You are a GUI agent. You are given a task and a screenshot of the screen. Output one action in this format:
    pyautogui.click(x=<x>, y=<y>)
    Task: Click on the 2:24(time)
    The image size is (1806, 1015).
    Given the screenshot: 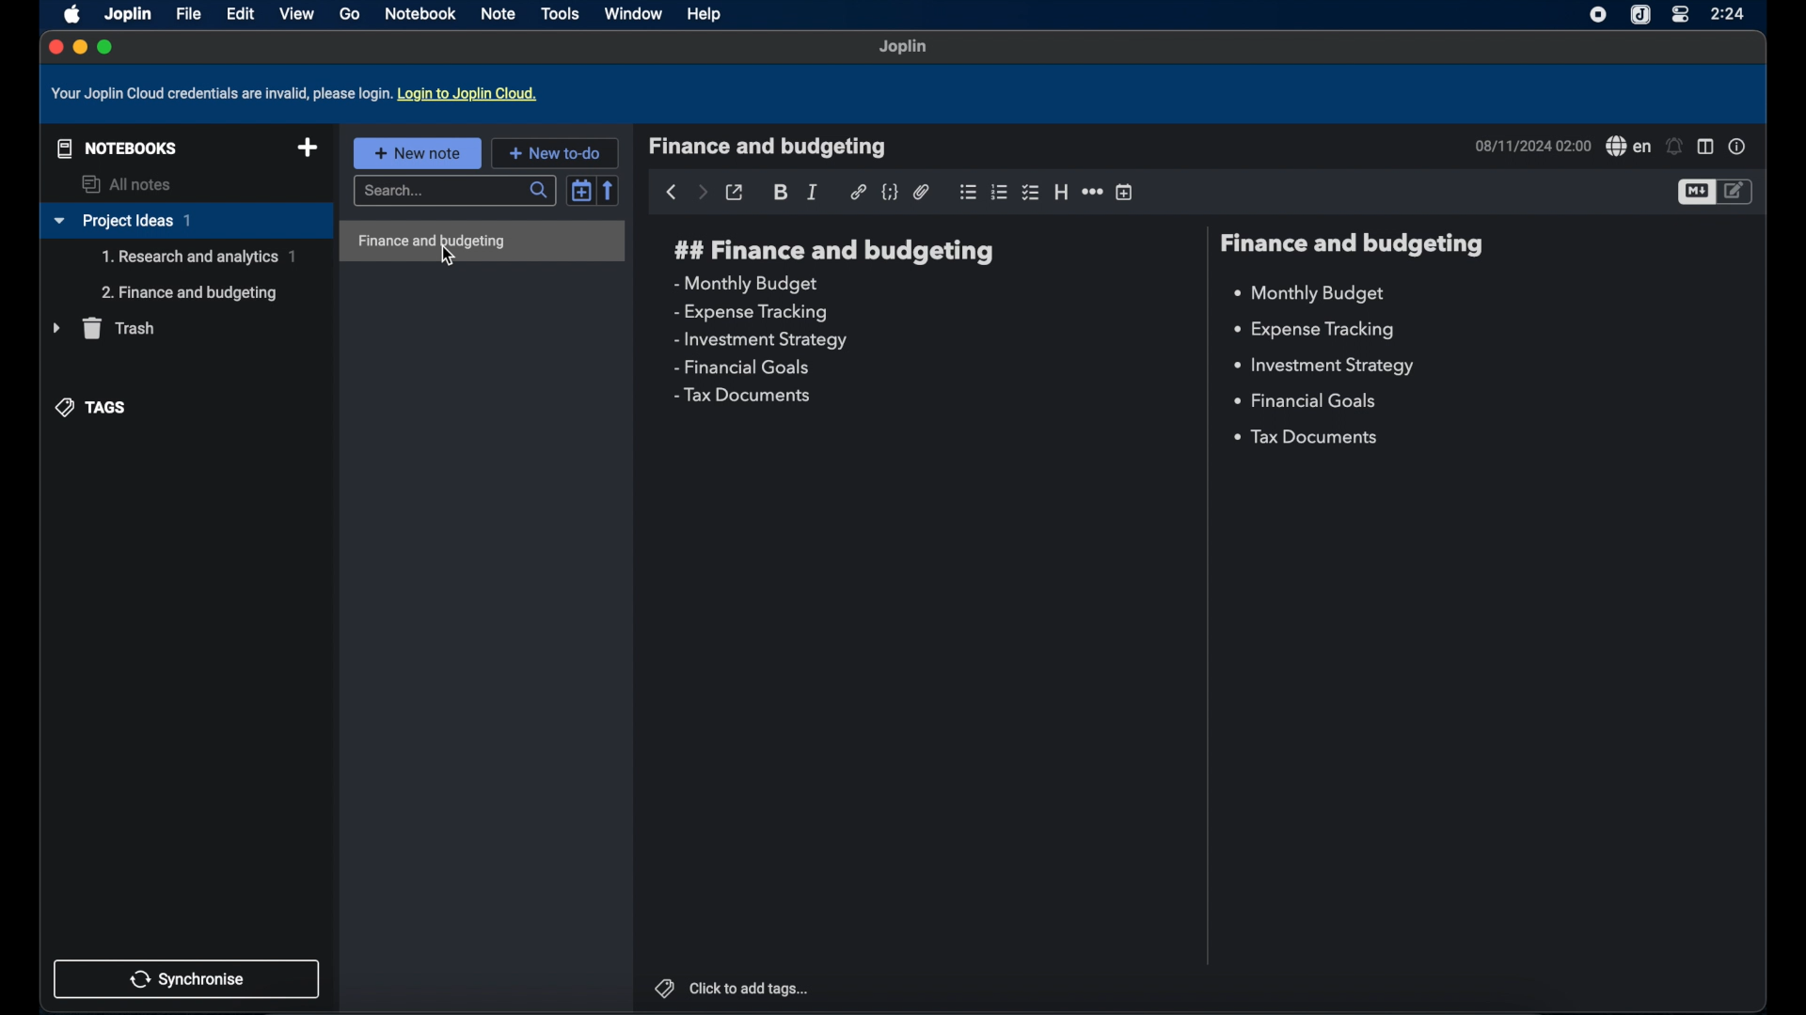 What is the action you would take?
    pyautogui.click(x=1730, y=13)
    